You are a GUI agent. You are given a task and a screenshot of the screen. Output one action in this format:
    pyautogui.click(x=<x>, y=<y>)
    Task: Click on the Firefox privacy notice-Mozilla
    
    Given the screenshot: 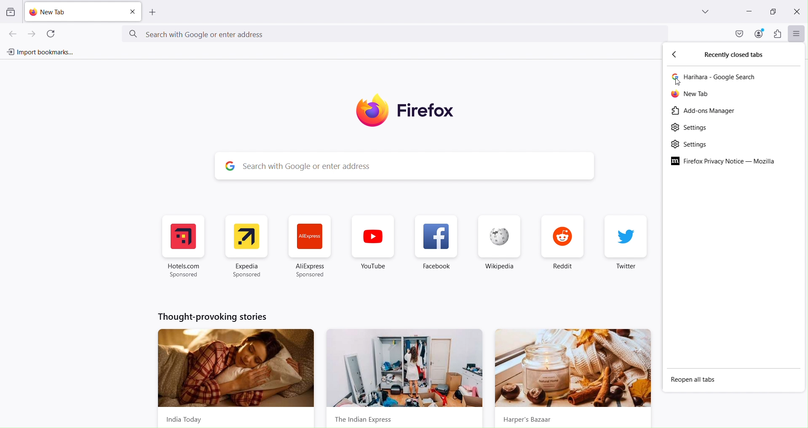 What is the action you would take?
    pyautogui.click(x=724, y=161)
    